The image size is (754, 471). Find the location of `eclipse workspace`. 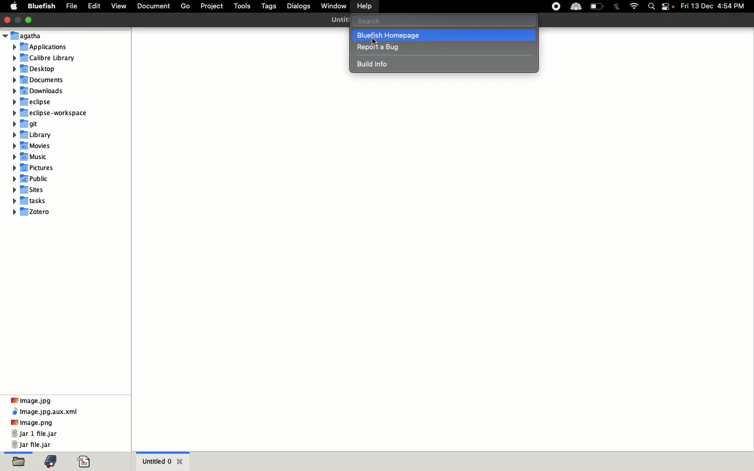

eclipse workspace is located at coordinates (47, 114).